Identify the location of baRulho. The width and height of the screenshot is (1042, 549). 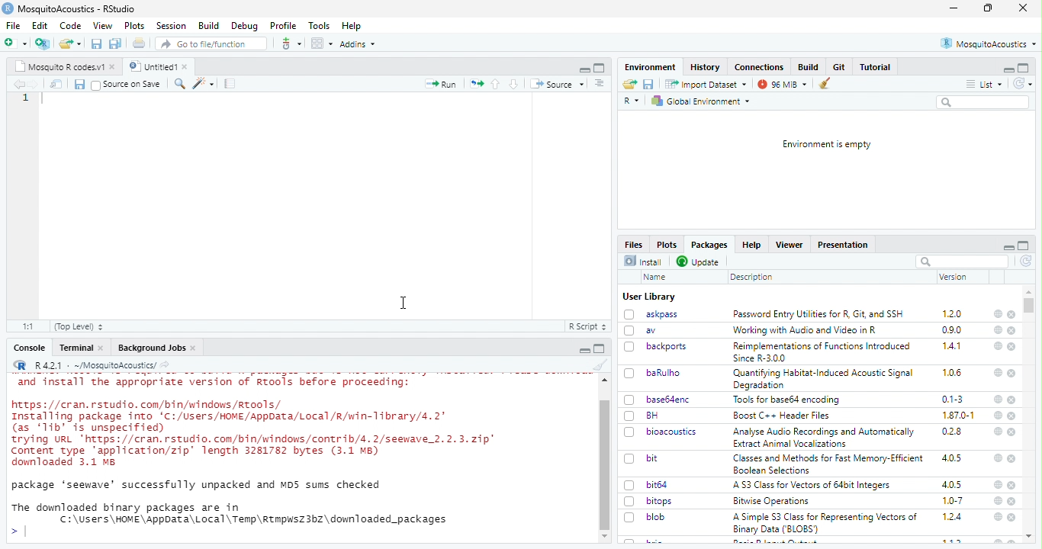
(664, 372).